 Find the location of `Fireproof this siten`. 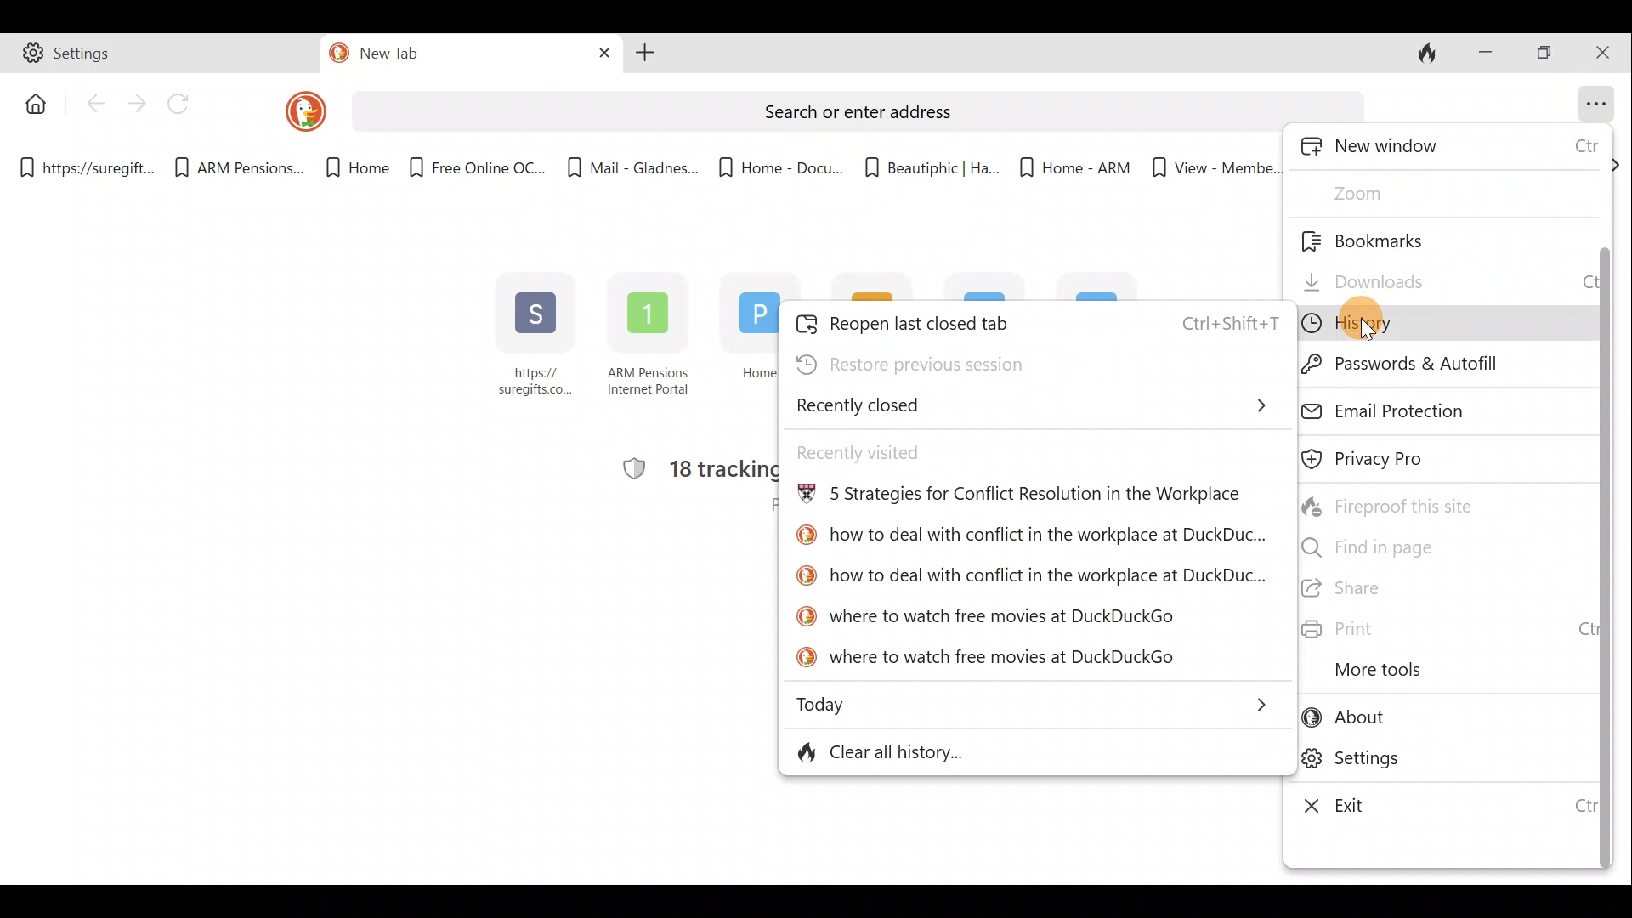

Fireproof this siten is located at coordinates (1401, 504).